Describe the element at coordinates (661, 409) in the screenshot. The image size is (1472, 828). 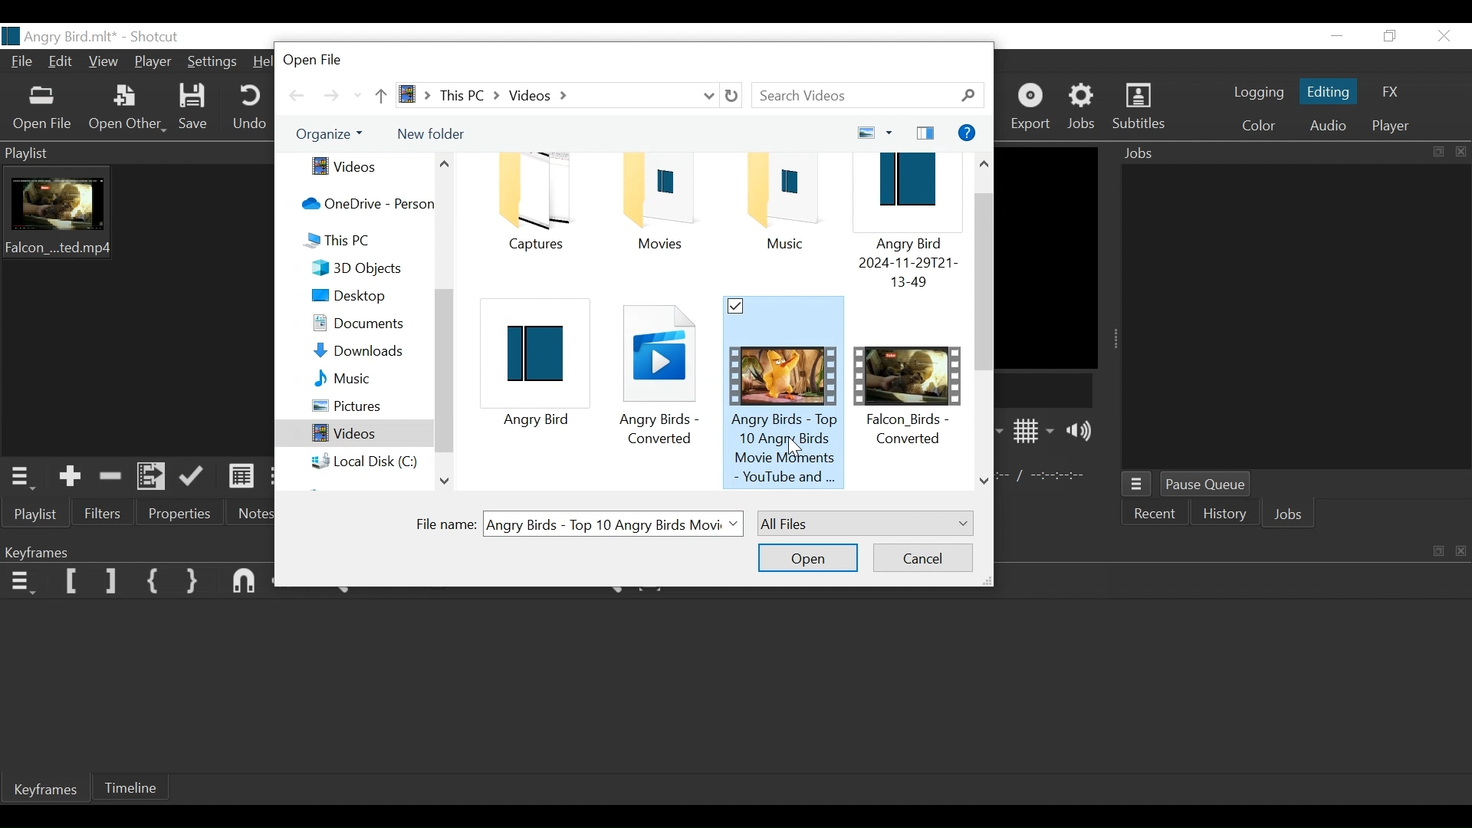
I see `File` at that location.